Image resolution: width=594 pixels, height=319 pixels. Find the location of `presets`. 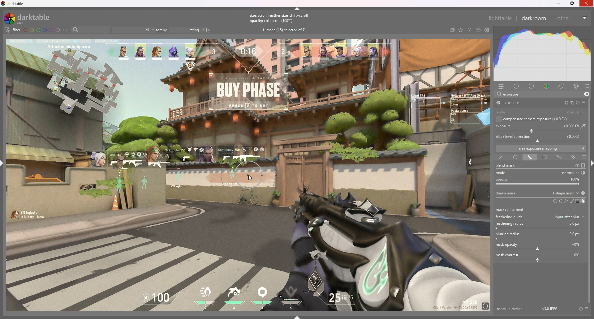

presets is located at coordinates (587, 87).